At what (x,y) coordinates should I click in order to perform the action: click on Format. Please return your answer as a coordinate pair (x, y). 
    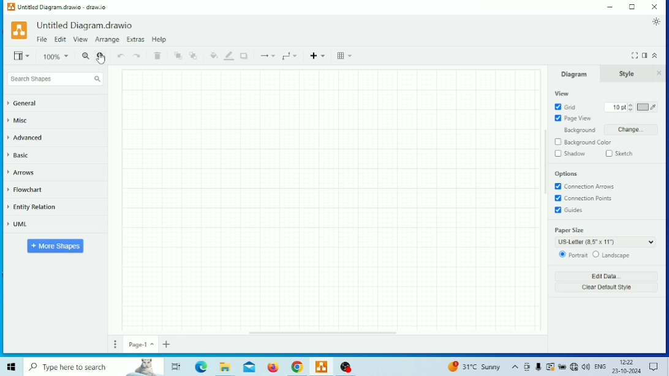
    Looking at the image, I should click on (644, 54).